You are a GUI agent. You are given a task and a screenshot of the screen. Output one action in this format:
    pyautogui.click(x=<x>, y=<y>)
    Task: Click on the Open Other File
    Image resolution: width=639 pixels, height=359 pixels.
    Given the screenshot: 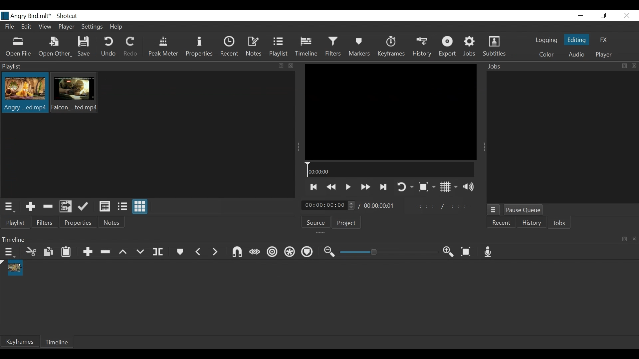 What is the action you would take?
    pyautogui.click(x=19, y=48)
    